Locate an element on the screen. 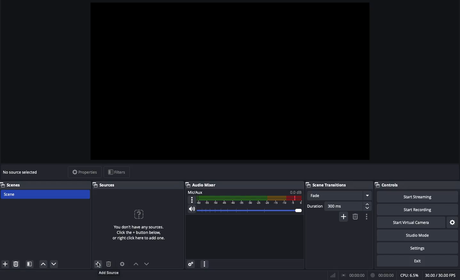 This screenshot has height=280, width=460. Settings is located at coordinates (453, 222).